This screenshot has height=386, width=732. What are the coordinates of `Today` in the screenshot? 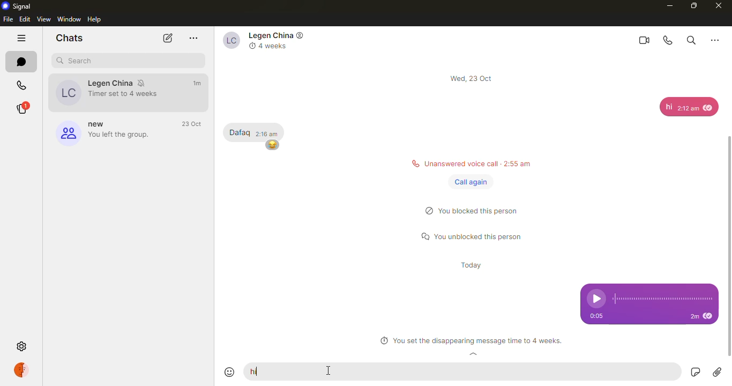 It's located at (473, 266).